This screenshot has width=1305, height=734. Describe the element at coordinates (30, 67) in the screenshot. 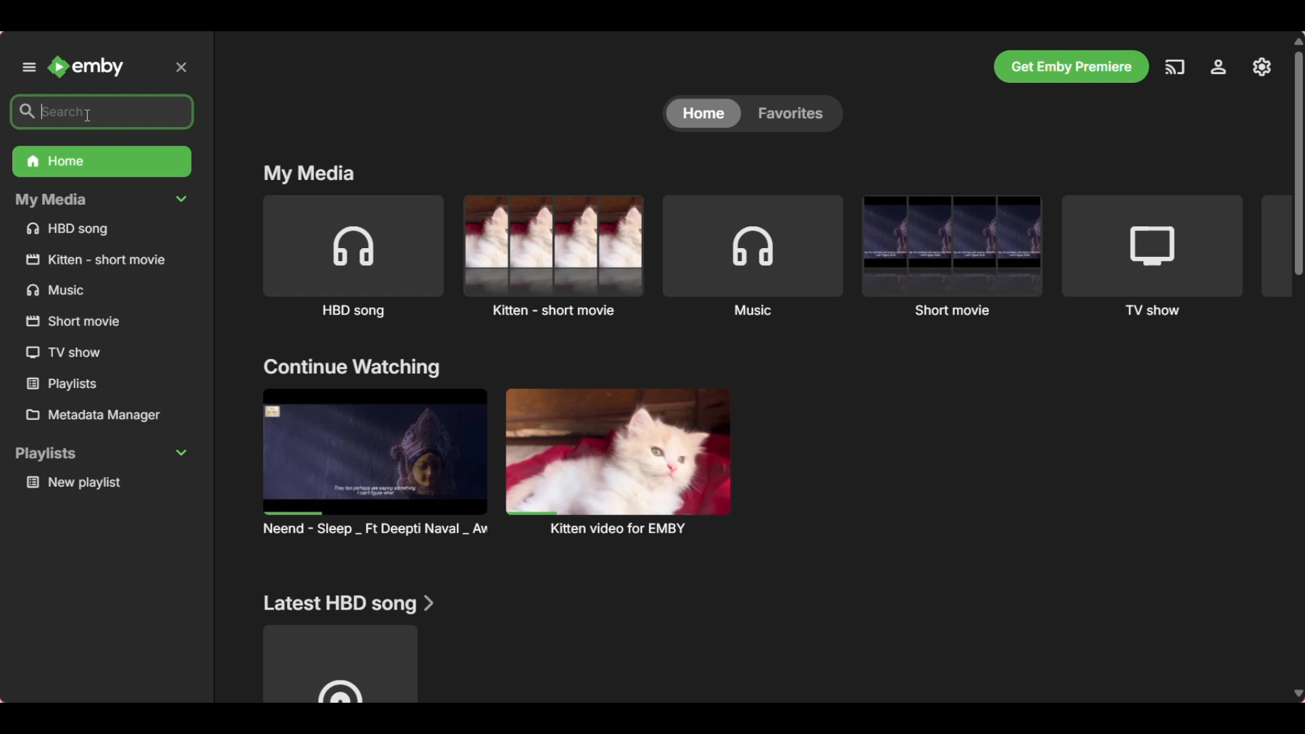

I see `Unpin left panel` at that location.